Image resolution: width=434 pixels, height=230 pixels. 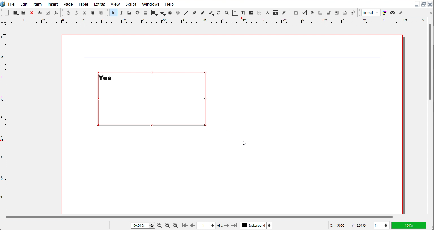 I want to click on Link text frame, so click(x=251, y=13).